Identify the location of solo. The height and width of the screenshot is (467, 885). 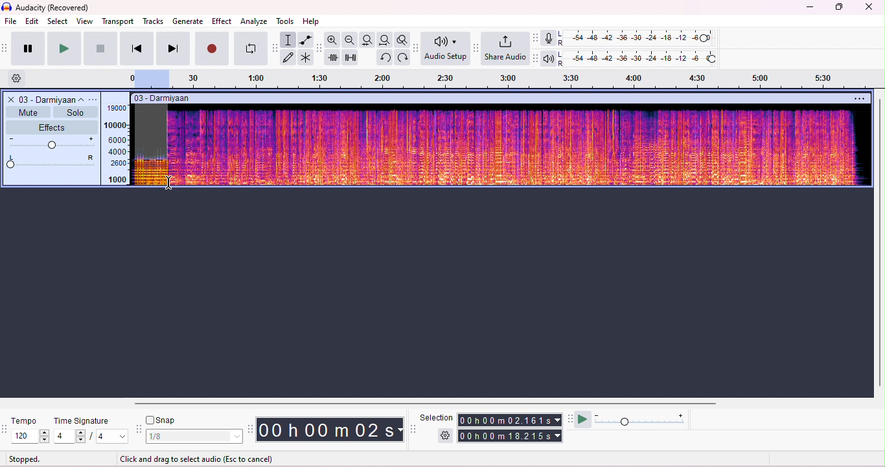
(75, 112).